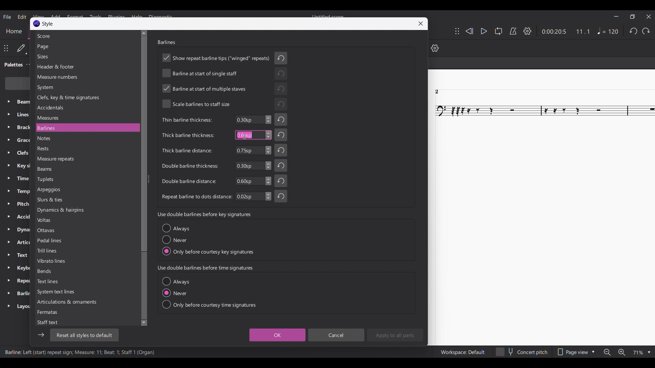 The width and height of the screenshot is (655, 368). Describe the element at coordinates (149, 180) in the screenshot. I see `Change width of side panel ` at that location.